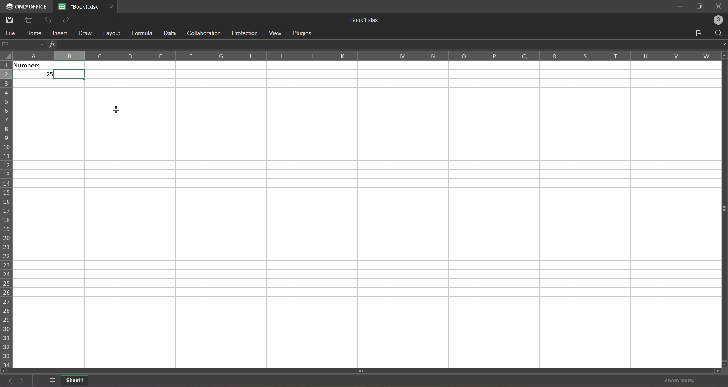  What do you see at coordinates (169, 33) in the screenshot?
I see `data` at bounding box center [169, 33].